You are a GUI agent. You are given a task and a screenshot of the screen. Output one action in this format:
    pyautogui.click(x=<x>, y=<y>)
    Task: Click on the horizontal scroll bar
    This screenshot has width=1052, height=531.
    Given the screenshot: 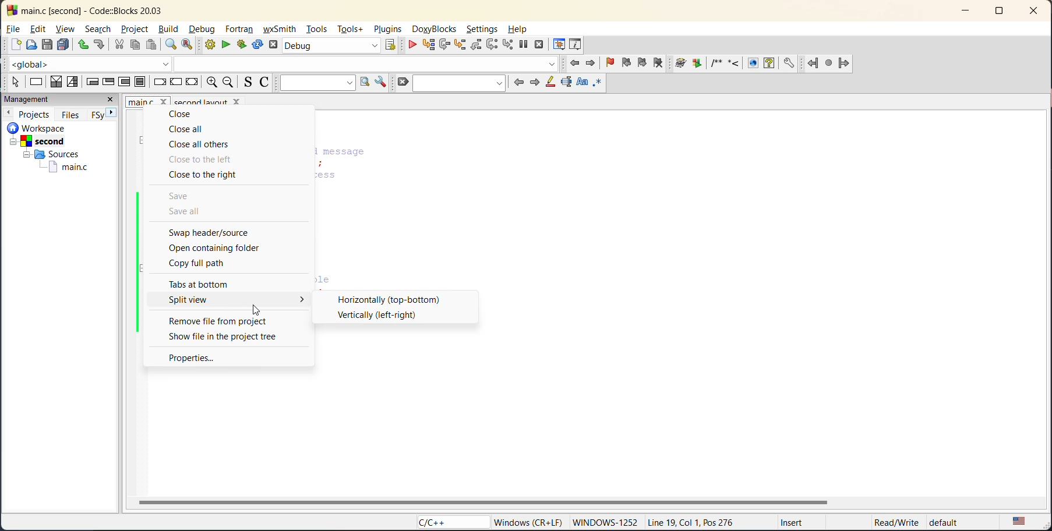 What is the action you would take?
    pyautogui.click(x=481, y=501)
    